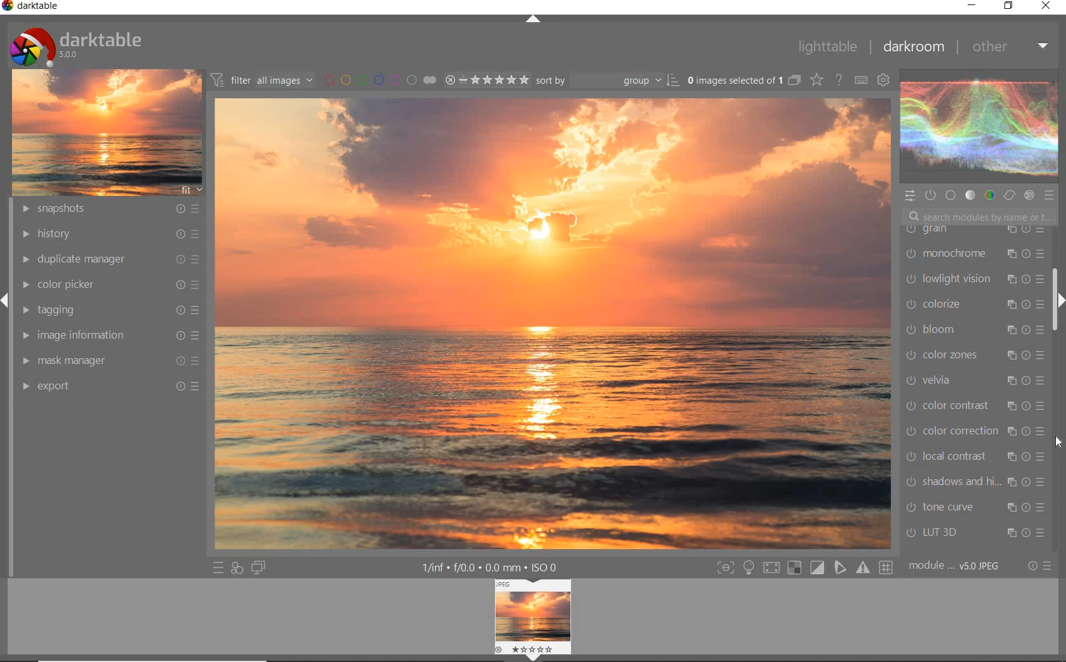  Describe the element at coordinates (1010, 196) in the screenshot. I see `CORRECT` at that location.